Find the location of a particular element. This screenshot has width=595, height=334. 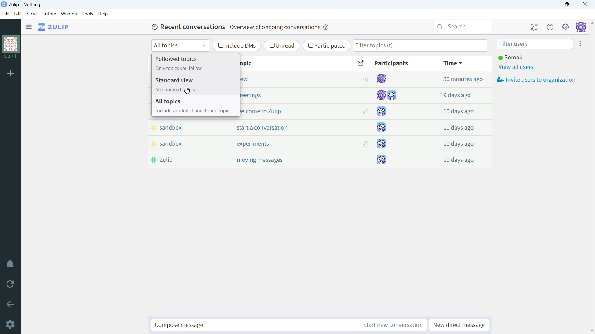

sort by unread message count is located at coordinates (362, 63).